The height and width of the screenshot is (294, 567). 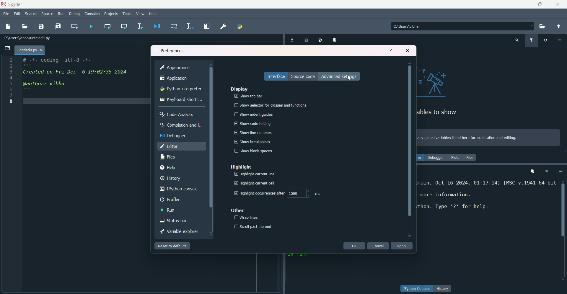 I want to click on maximize current pane, so click(x=207, y=26).